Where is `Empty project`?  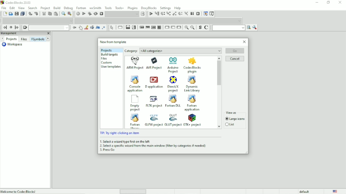
Empty project is located at coordinates (135, 103).